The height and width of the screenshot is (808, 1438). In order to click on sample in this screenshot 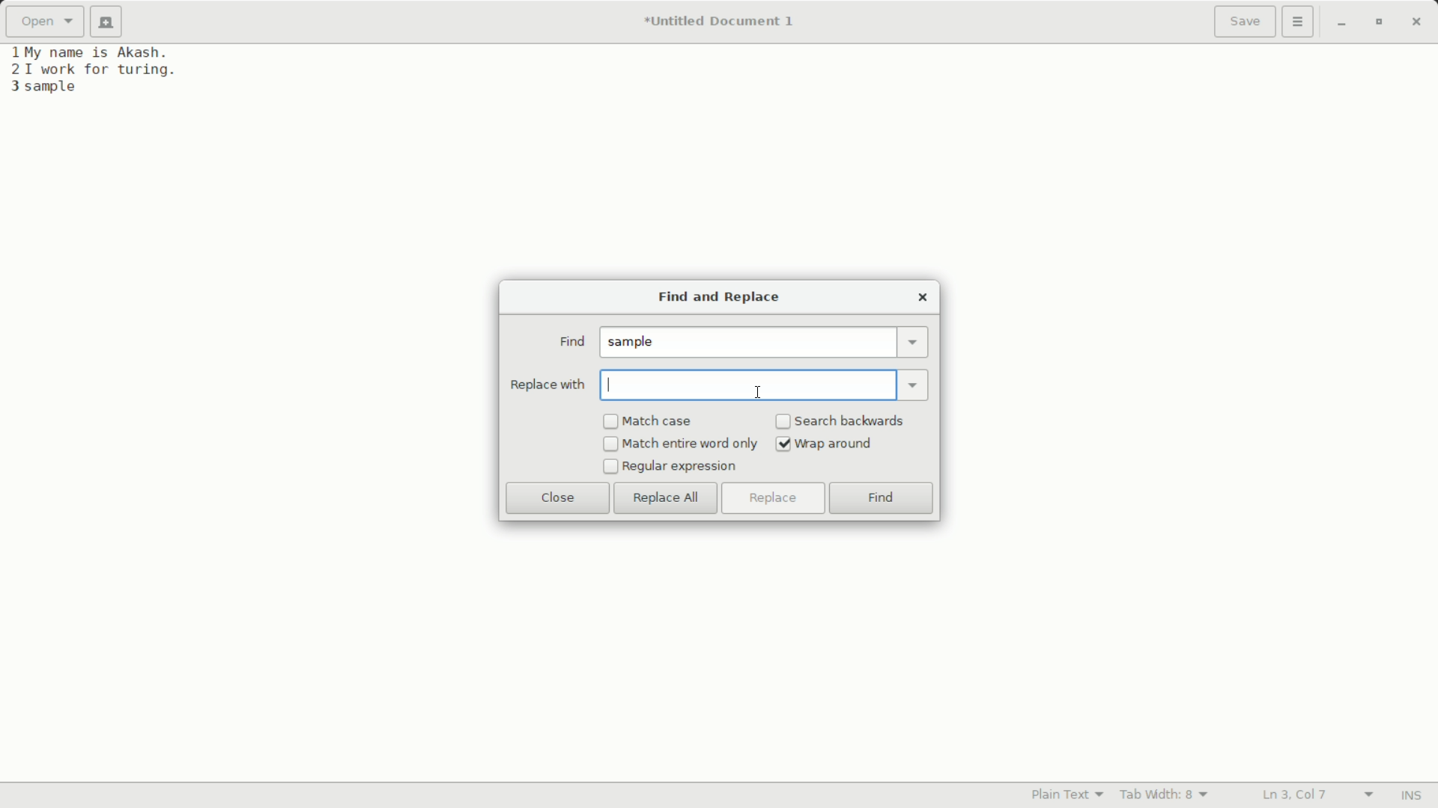, I will do `click(635, 343)`.